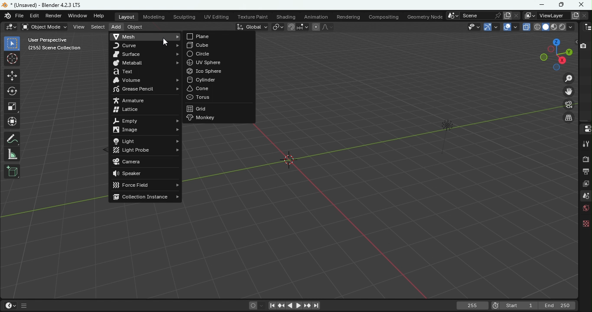  I want to click on Transformation orientation, so click(251, 26).